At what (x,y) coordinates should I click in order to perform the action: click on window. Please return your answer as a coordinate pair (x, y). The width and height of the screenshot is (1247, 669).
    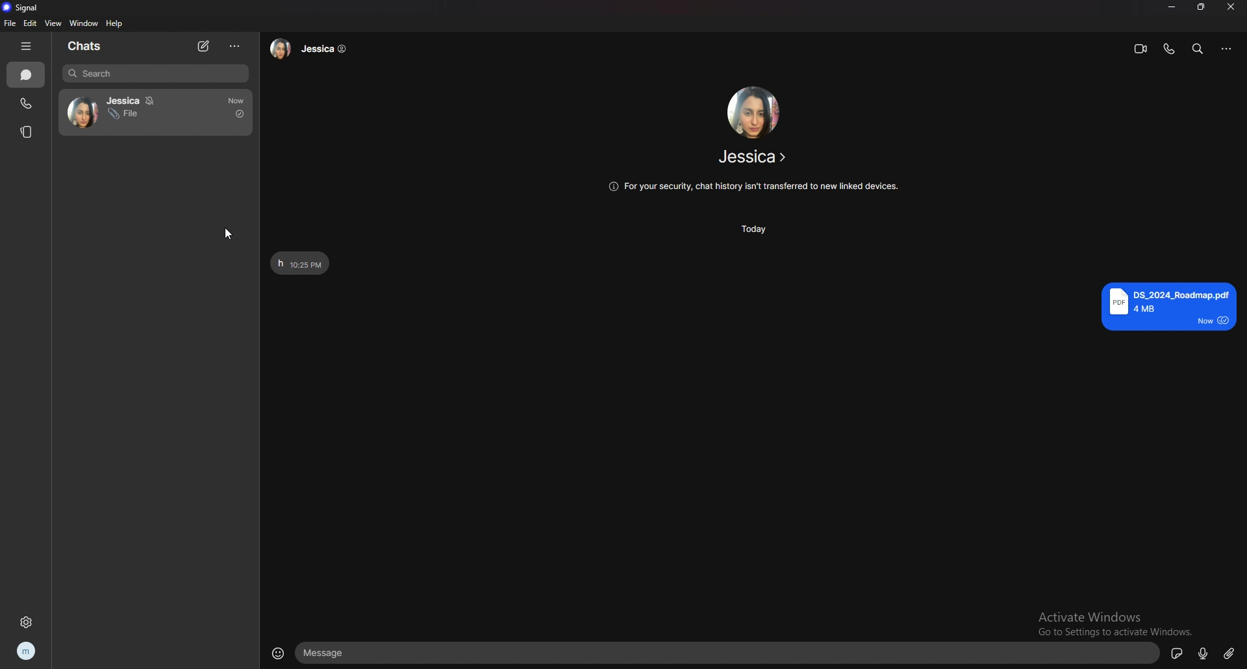
    Looking at the image, I should click on (84, 23).